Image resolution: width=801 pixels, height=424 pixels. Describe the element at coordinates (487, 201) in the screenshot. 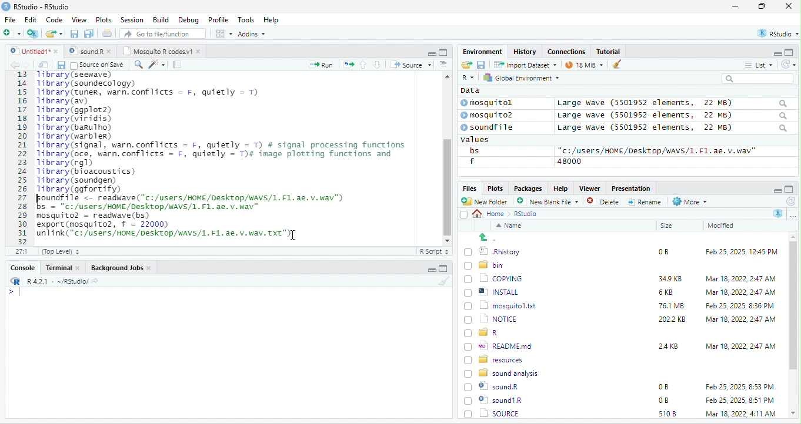

I see `New Folder` at that location.